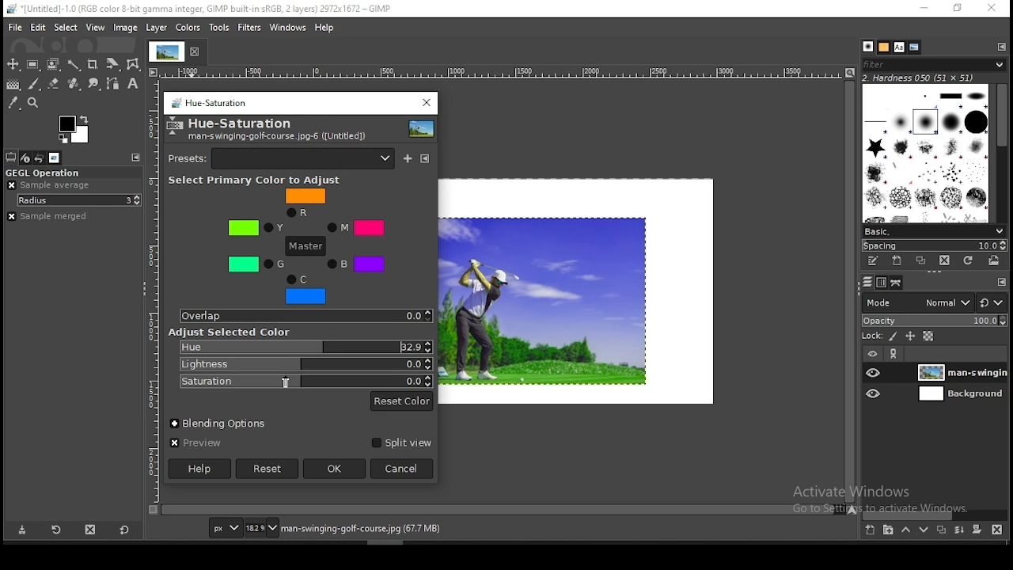  Describe the element at coordinates (993, 9) in the screenshot. I see `close window` at that location.